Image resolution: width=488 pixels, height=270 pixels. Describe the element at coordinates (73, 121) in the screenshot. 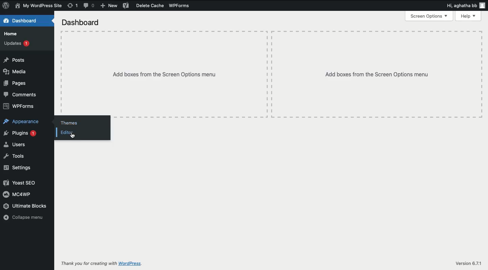

I see `Themes` at that location.